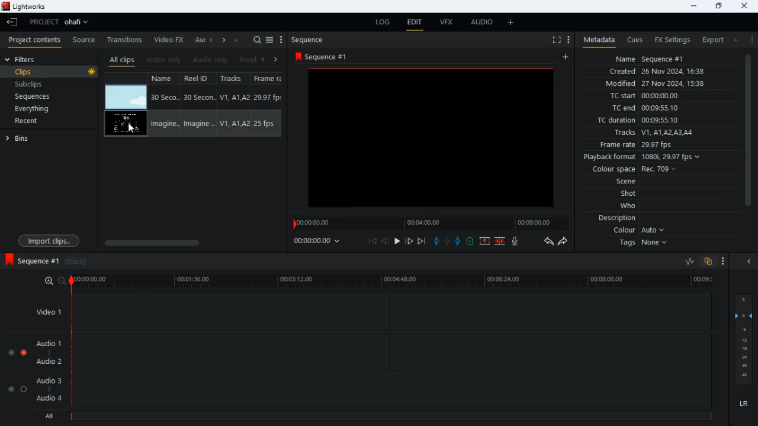 The height and width of the screenshot is (426, 758). I want to click on audio, so click(483, 22).